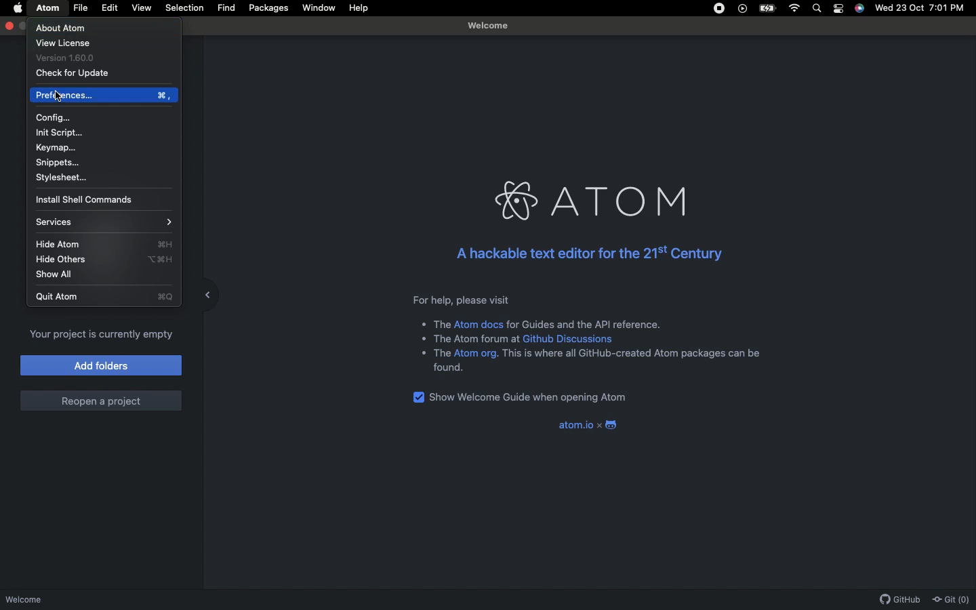  What do you see at coordinates (68, 59) in the screenshot?
I see `Version 1.60.0` at bounding box center [68, 59].